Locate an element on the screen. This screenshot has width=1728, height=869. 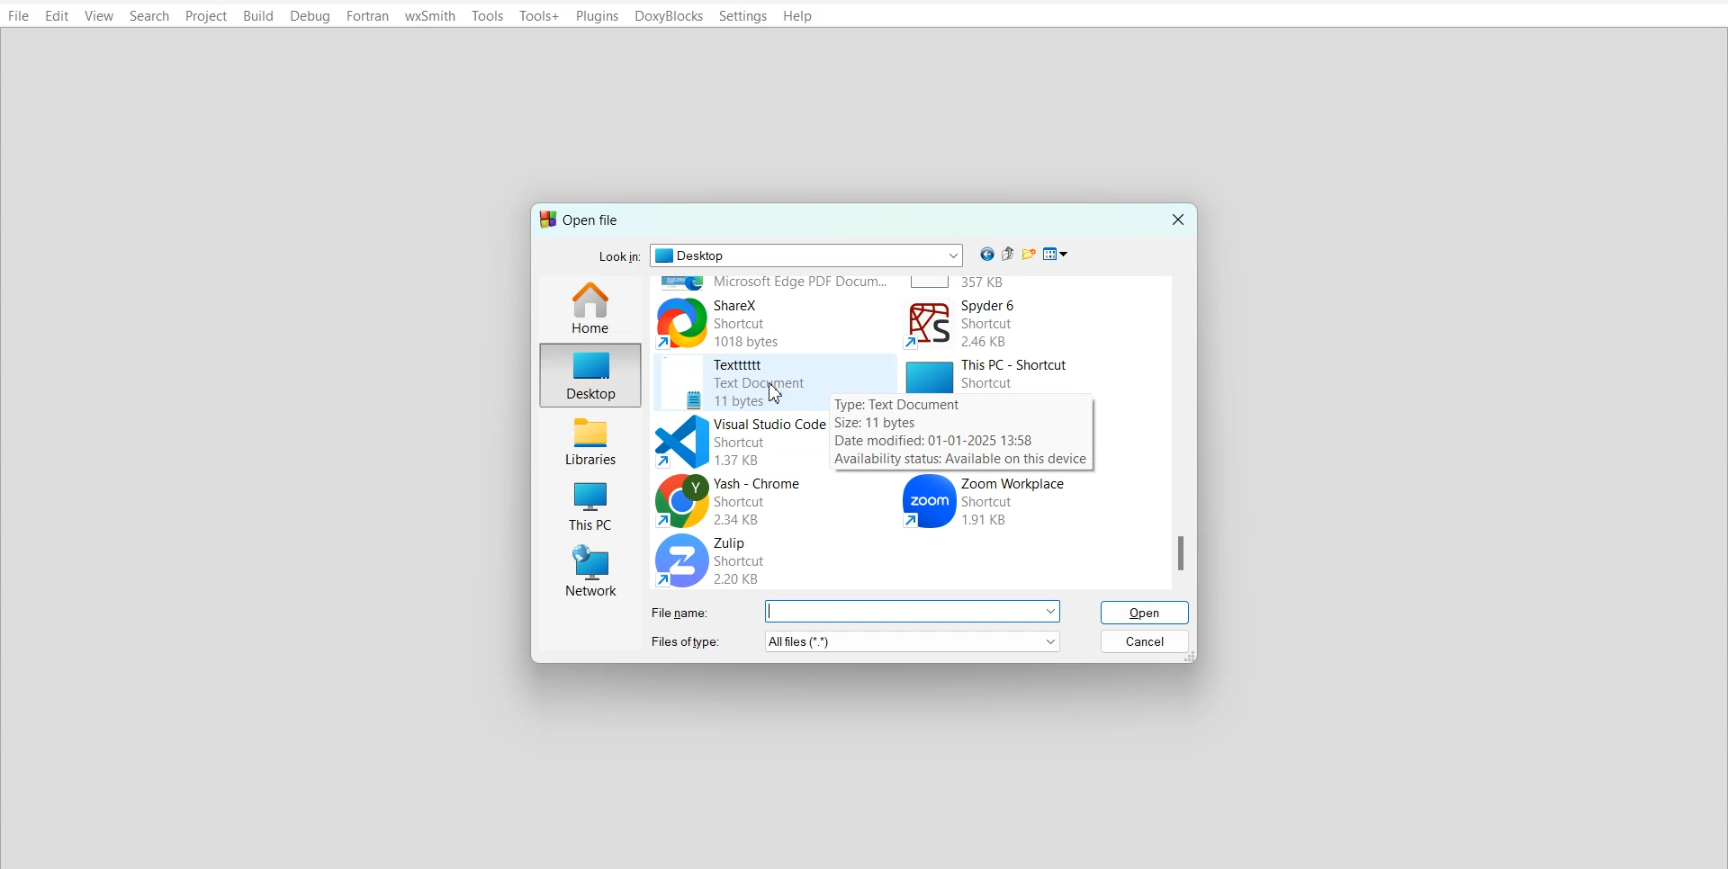
Create new folder is located at coordinates (1030, 255).